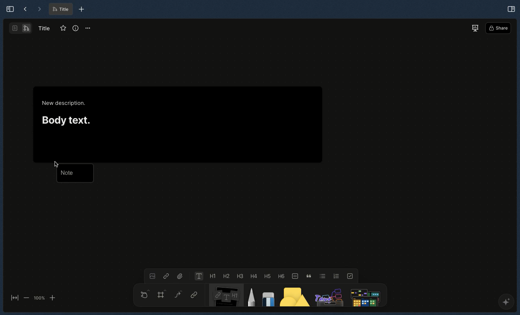 The height and width of the screenshot is (315, 520). I want to click on Curve, so click(178, 294).